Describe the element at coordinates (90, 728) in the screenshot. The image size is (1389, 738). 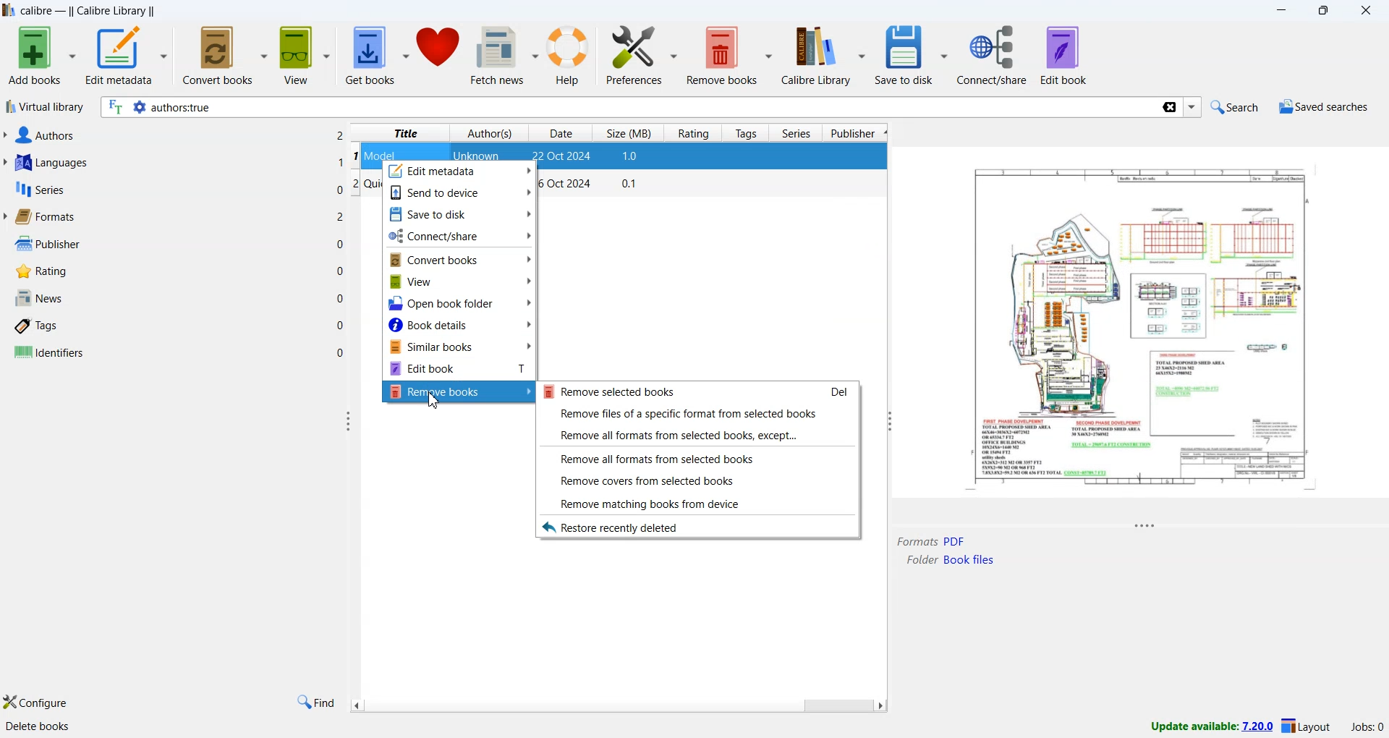
I see `calibre 7.19 created by kovid goyal` at that location.